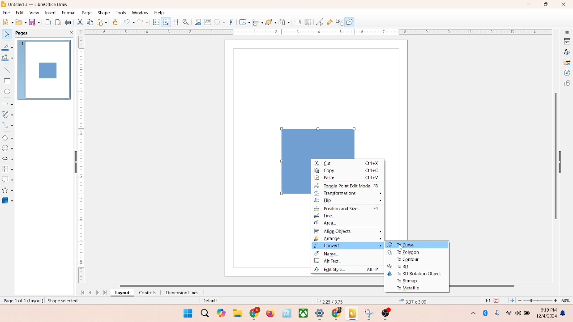 This screenshot has height=322, width=573. What do you see at coordinates (237, 312) in the screenshot?
I see `folders` at bounding box center [237, 312].